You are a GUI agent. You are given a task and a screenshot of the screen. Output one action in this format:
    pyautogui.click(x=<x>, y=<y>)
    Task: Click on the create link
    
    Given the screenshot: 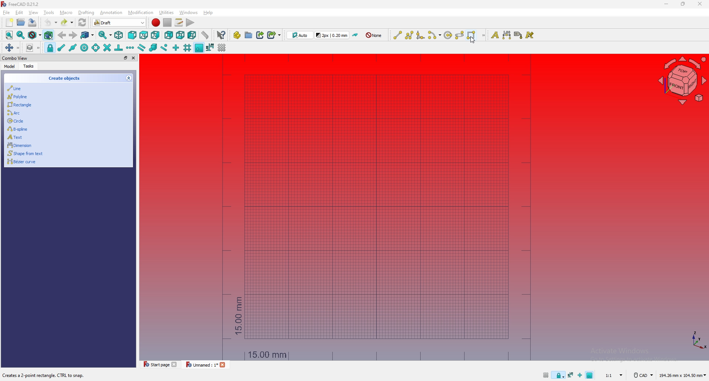 What is the action you would take?
    pyautogui.click(x=260, y=35)
    